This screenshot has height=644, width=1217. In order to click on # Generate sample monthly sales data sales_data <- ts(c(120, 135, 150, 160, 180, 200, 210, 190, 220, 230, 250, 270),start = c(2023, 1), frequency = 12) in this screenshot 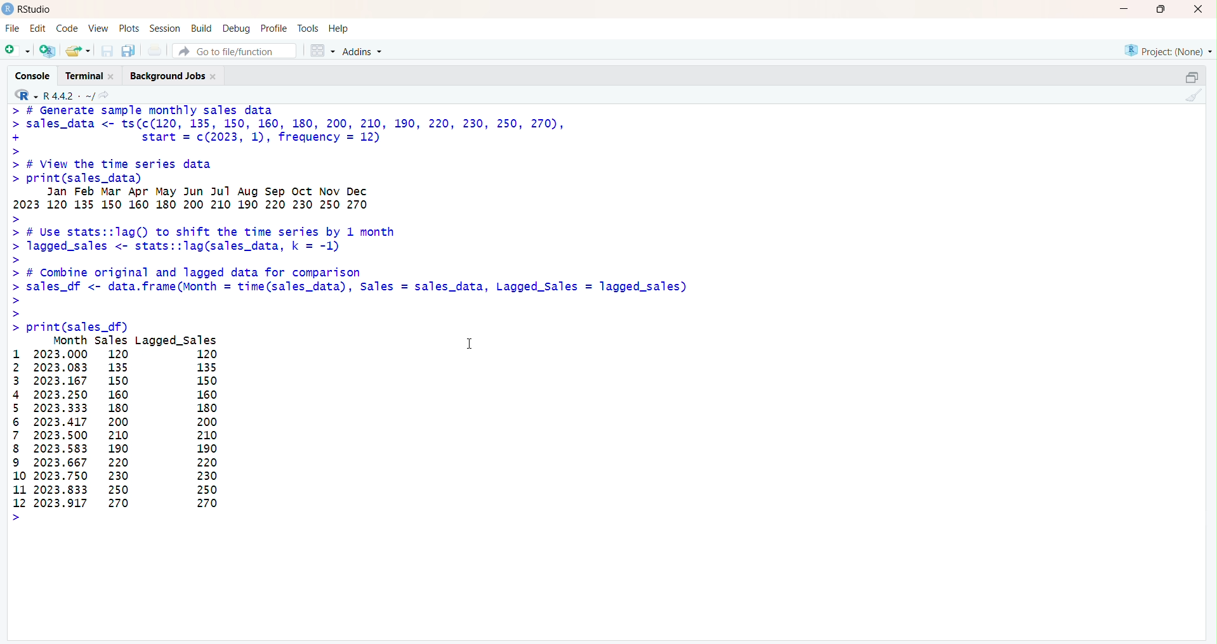, I will do `click(310, 129)`.